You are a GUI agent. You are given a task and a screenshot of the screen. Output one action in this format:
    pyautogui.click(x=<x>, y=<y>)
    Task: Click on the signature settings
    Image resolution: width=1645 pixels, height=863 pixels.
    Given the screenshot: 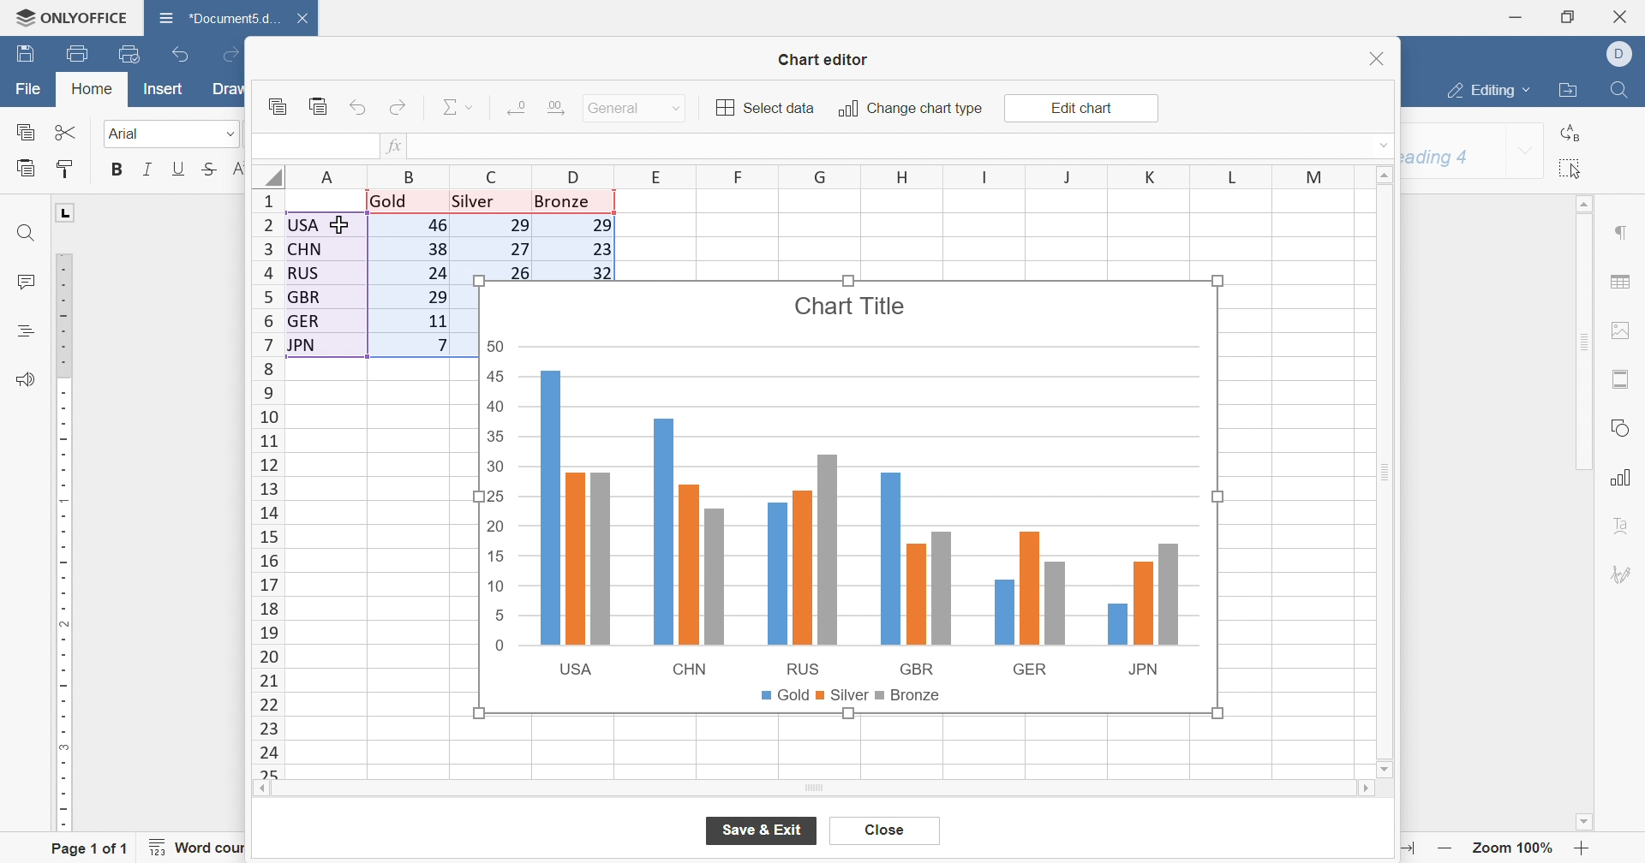 What is the action you would take?
    pyautogui.click(x=1628, y=574)
    